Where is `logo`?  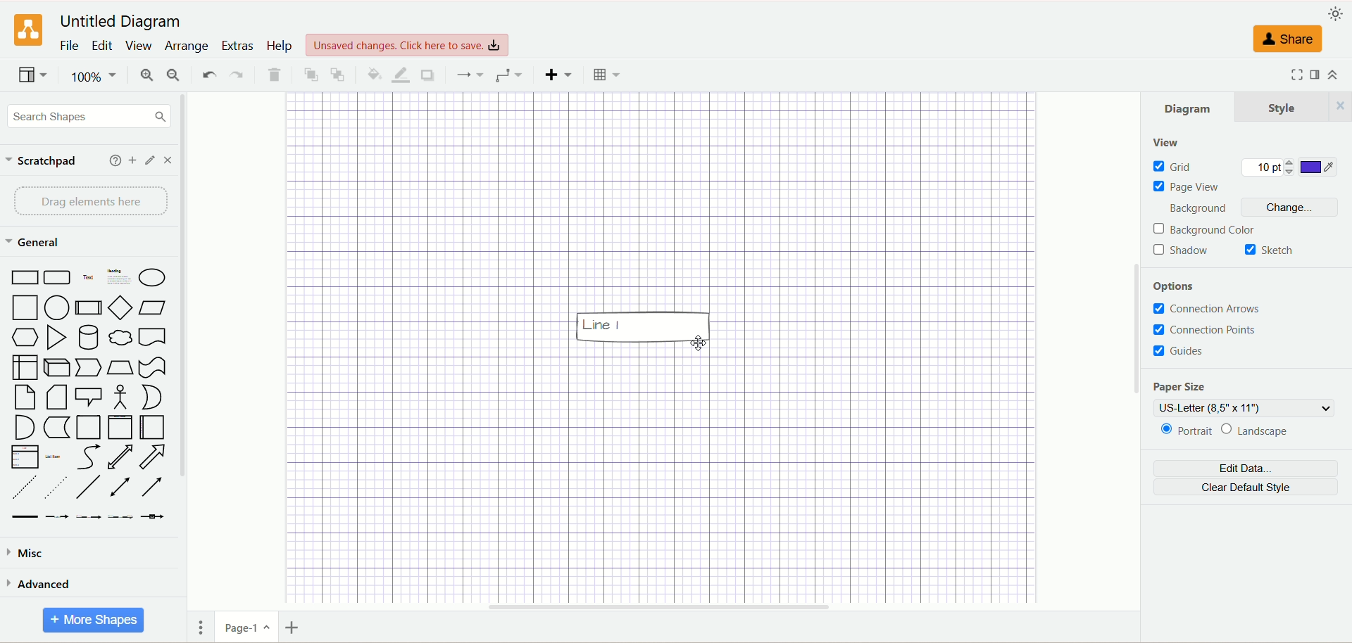 logo is located at coordinates (27, 30).